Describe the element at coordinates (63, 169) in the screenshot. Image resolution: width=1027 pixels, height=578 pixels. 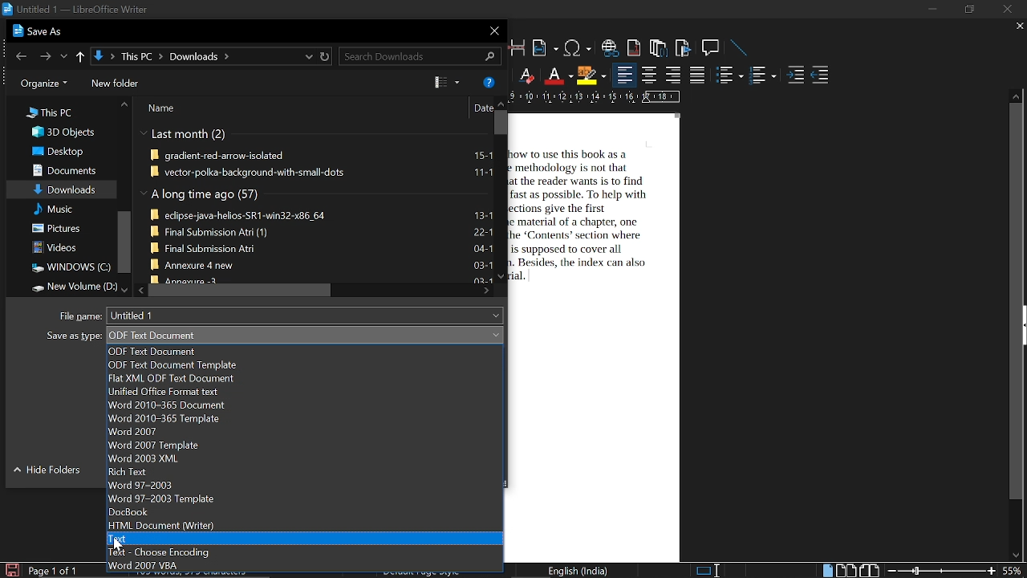
I see `Documents` at that location.